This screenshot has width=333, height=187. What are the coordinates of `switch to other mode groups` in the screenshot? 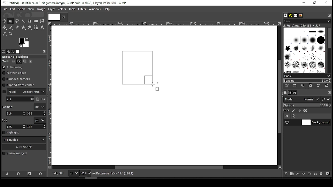 It's located at (326, 100).